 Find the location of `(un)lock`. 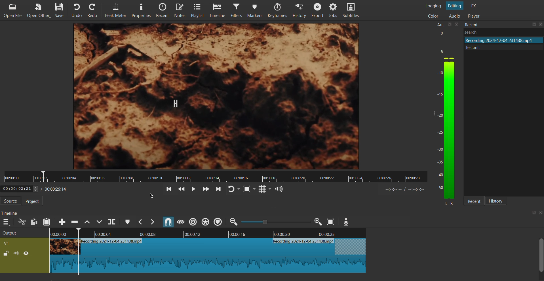

(un)lock is located at coordinates (5, 253).